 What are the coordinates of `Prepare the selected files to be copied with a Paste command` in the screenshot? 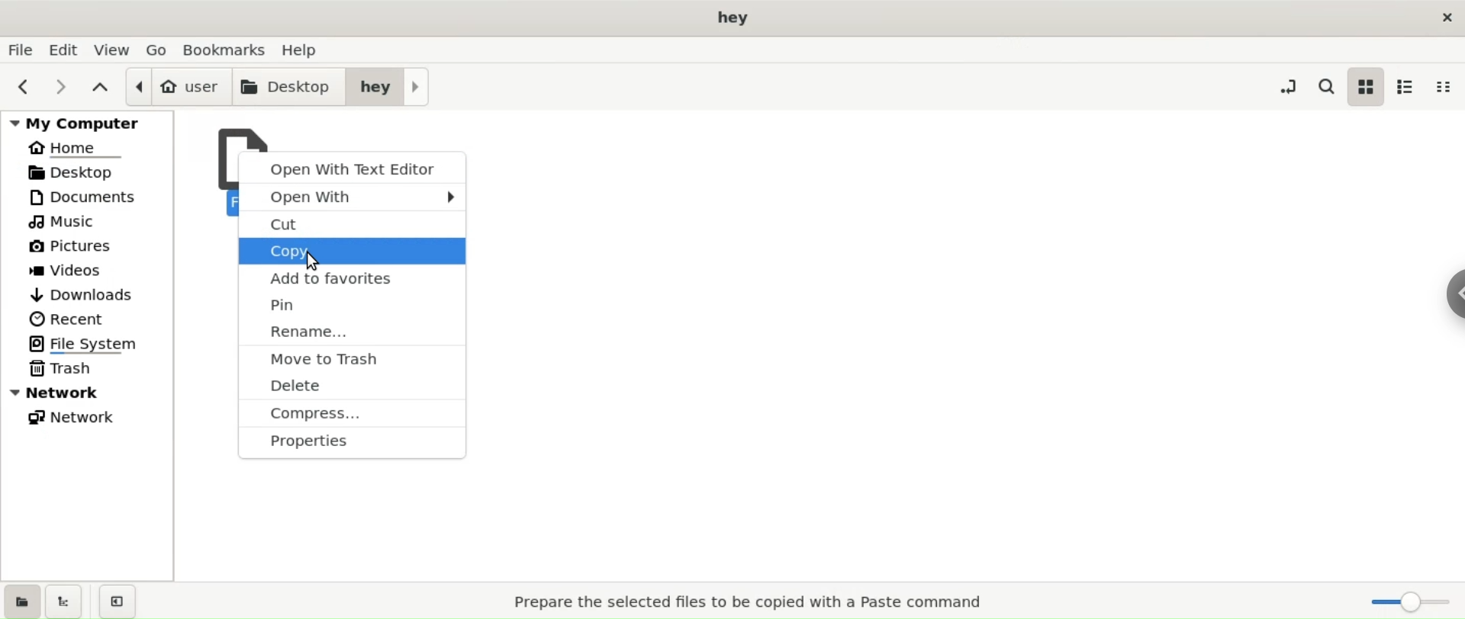 It's located at (755, 601).